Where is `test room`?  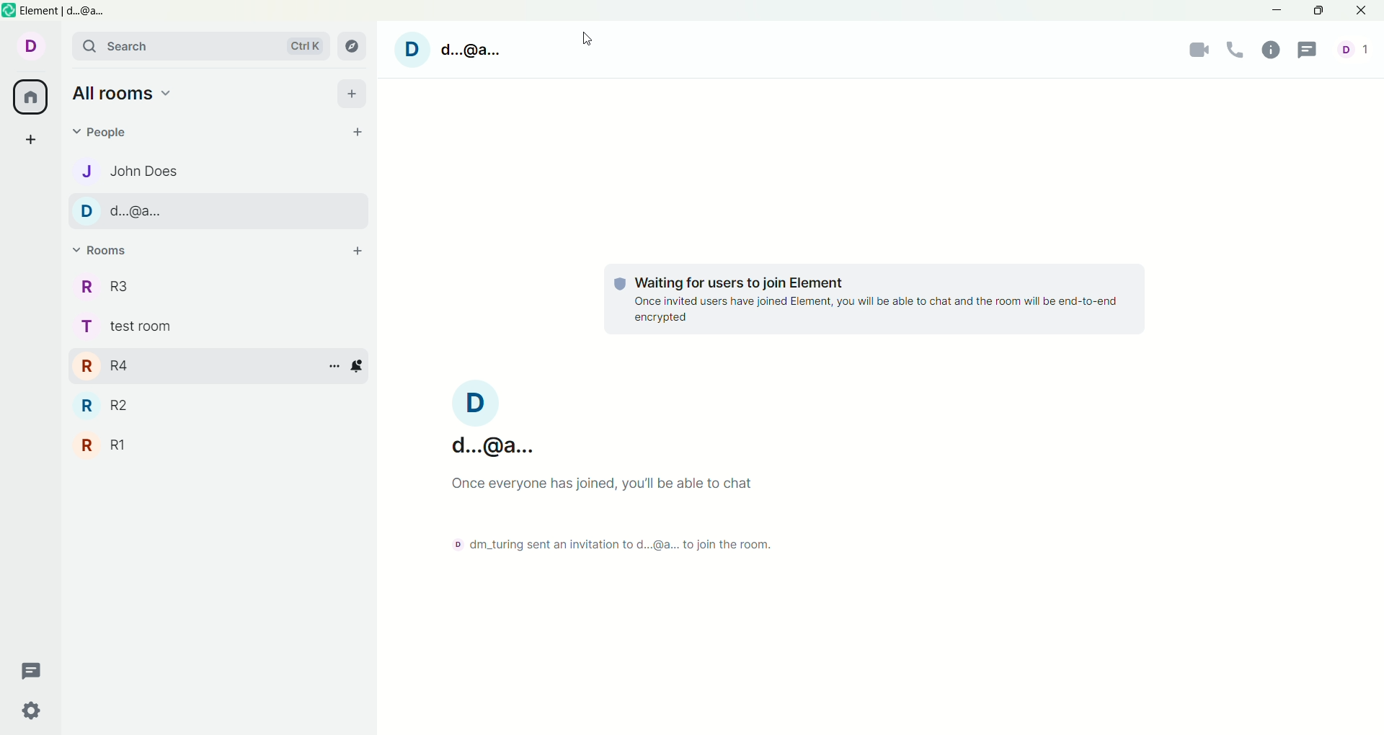
test room is located at coordinates (218, 326).